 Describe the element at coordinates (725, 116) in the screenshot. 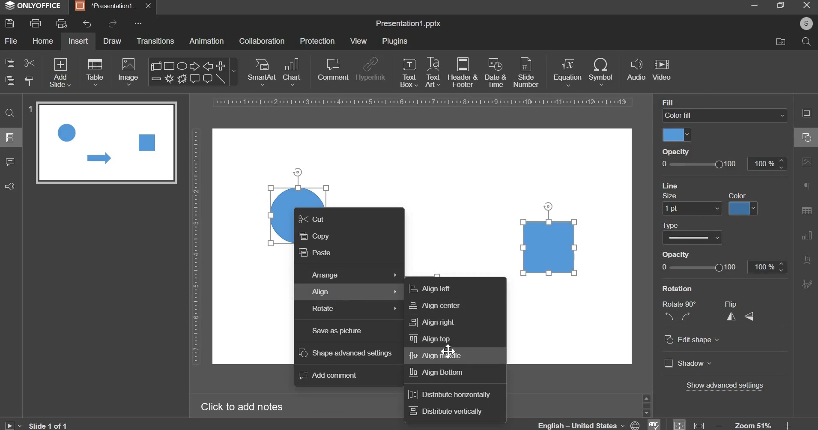

I see `background fill` at that location.